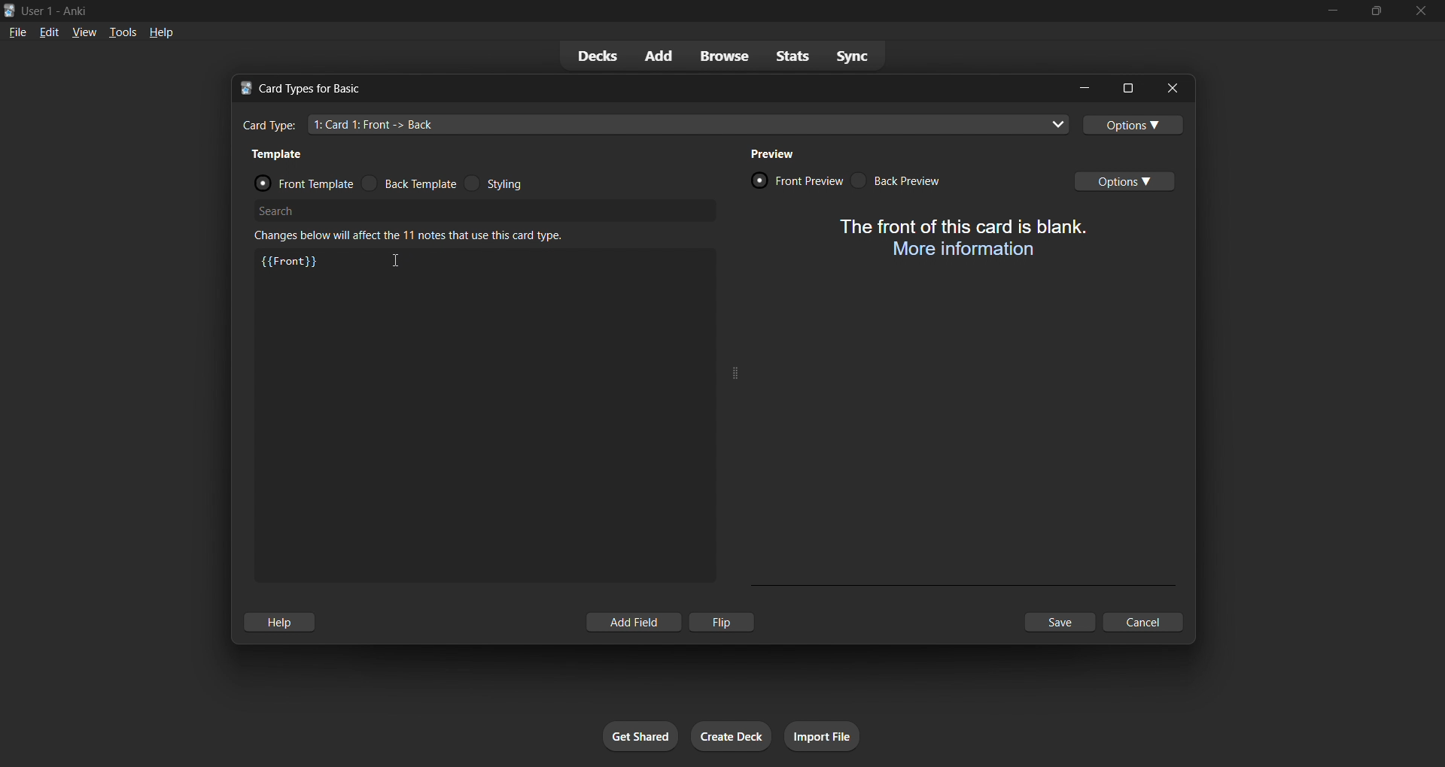 The image size is (1445, 767). What do you see at coordinates (771, 153) in the screenshot?
I see `preview` at bounding box center [771, 153].